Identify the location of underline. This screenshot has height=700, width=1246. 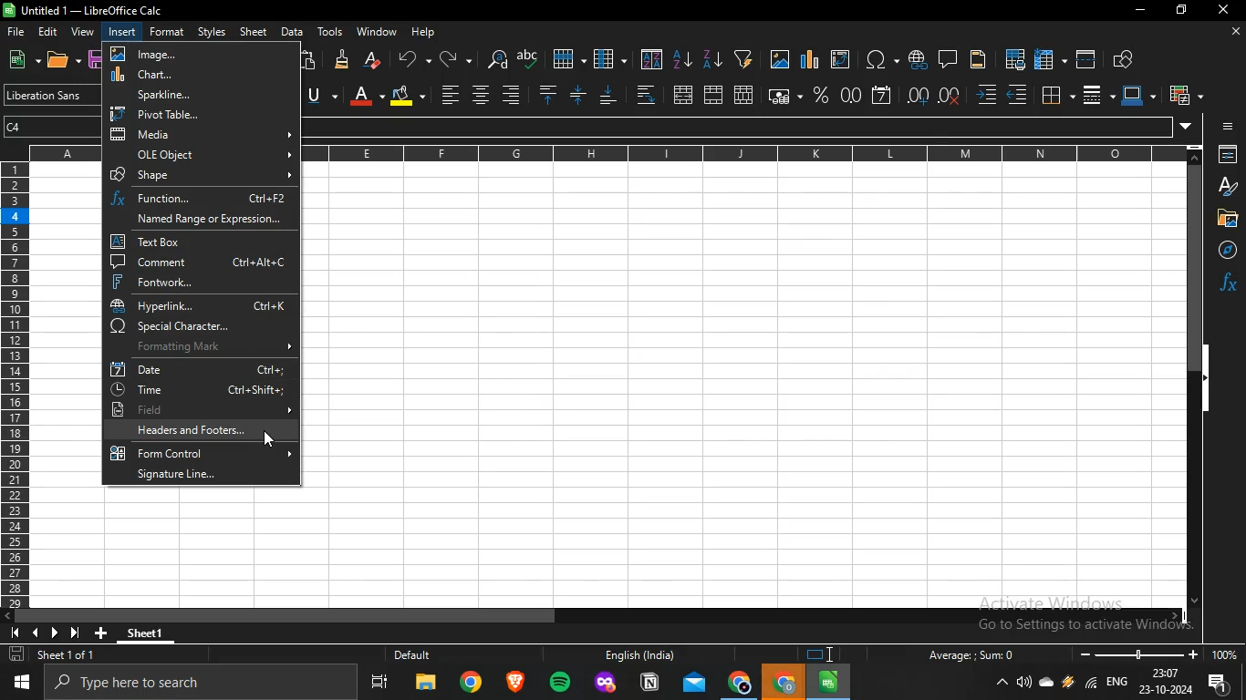
(315, 96).